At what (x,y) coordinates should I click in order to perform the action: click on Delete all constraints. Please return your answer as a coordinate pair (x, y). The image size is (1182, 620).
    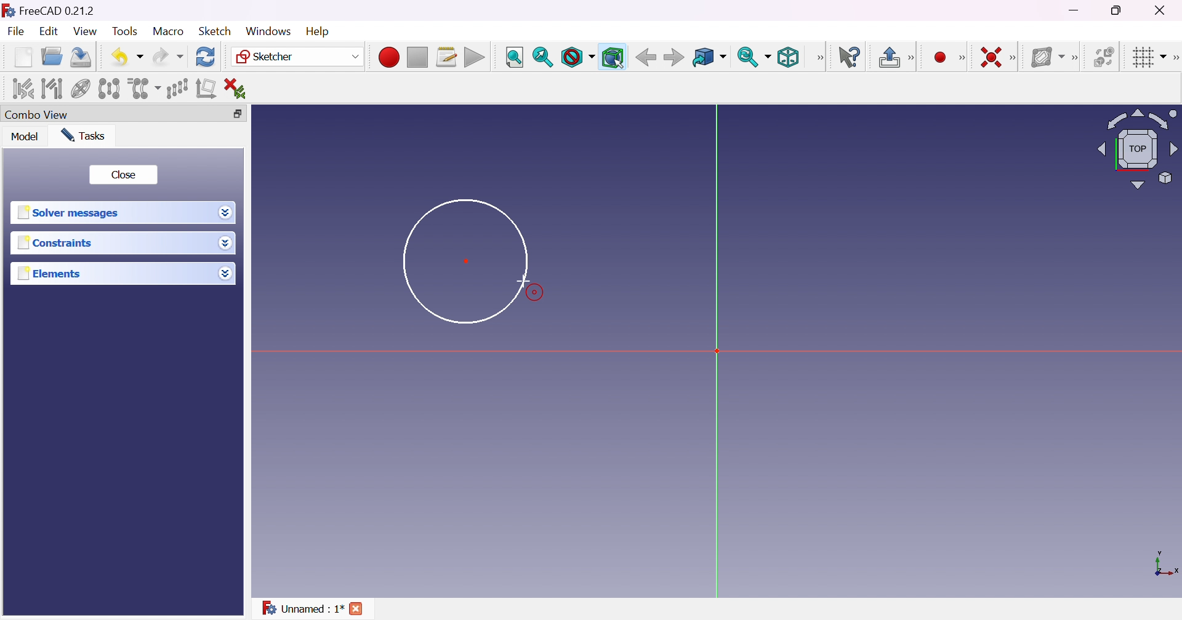
    Looking at the image, I should click on (240, 89).